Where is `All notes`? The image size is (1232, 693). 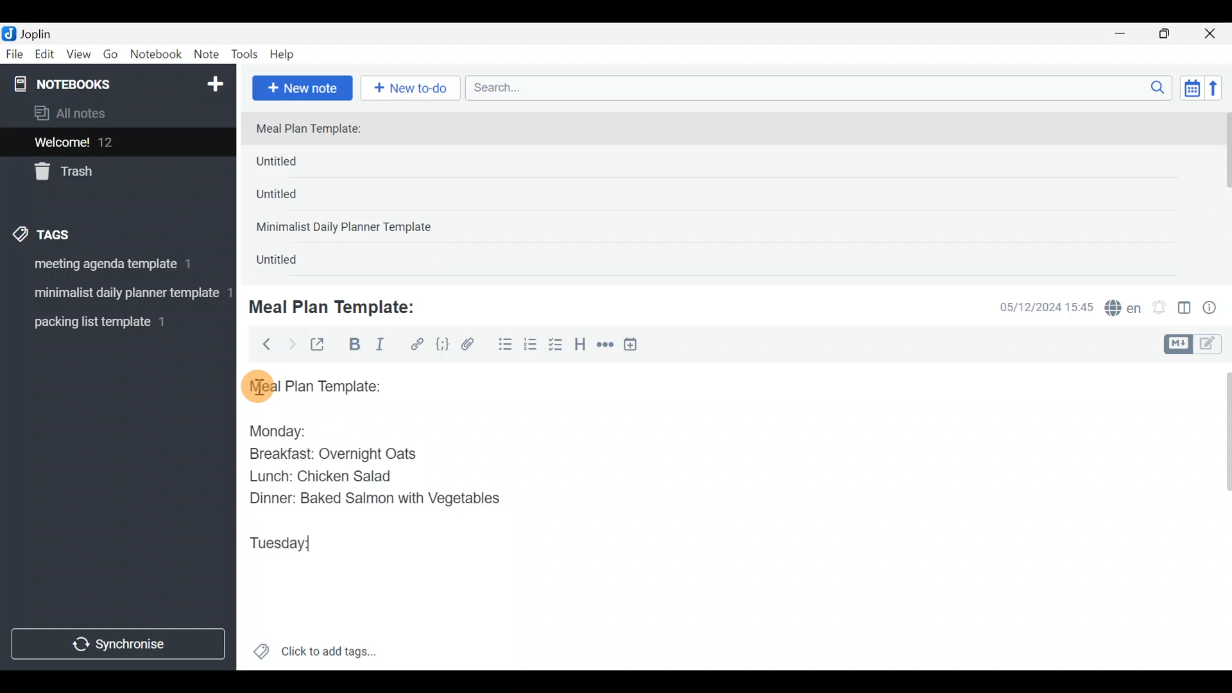 All notes is located at coordinates (115, 114).